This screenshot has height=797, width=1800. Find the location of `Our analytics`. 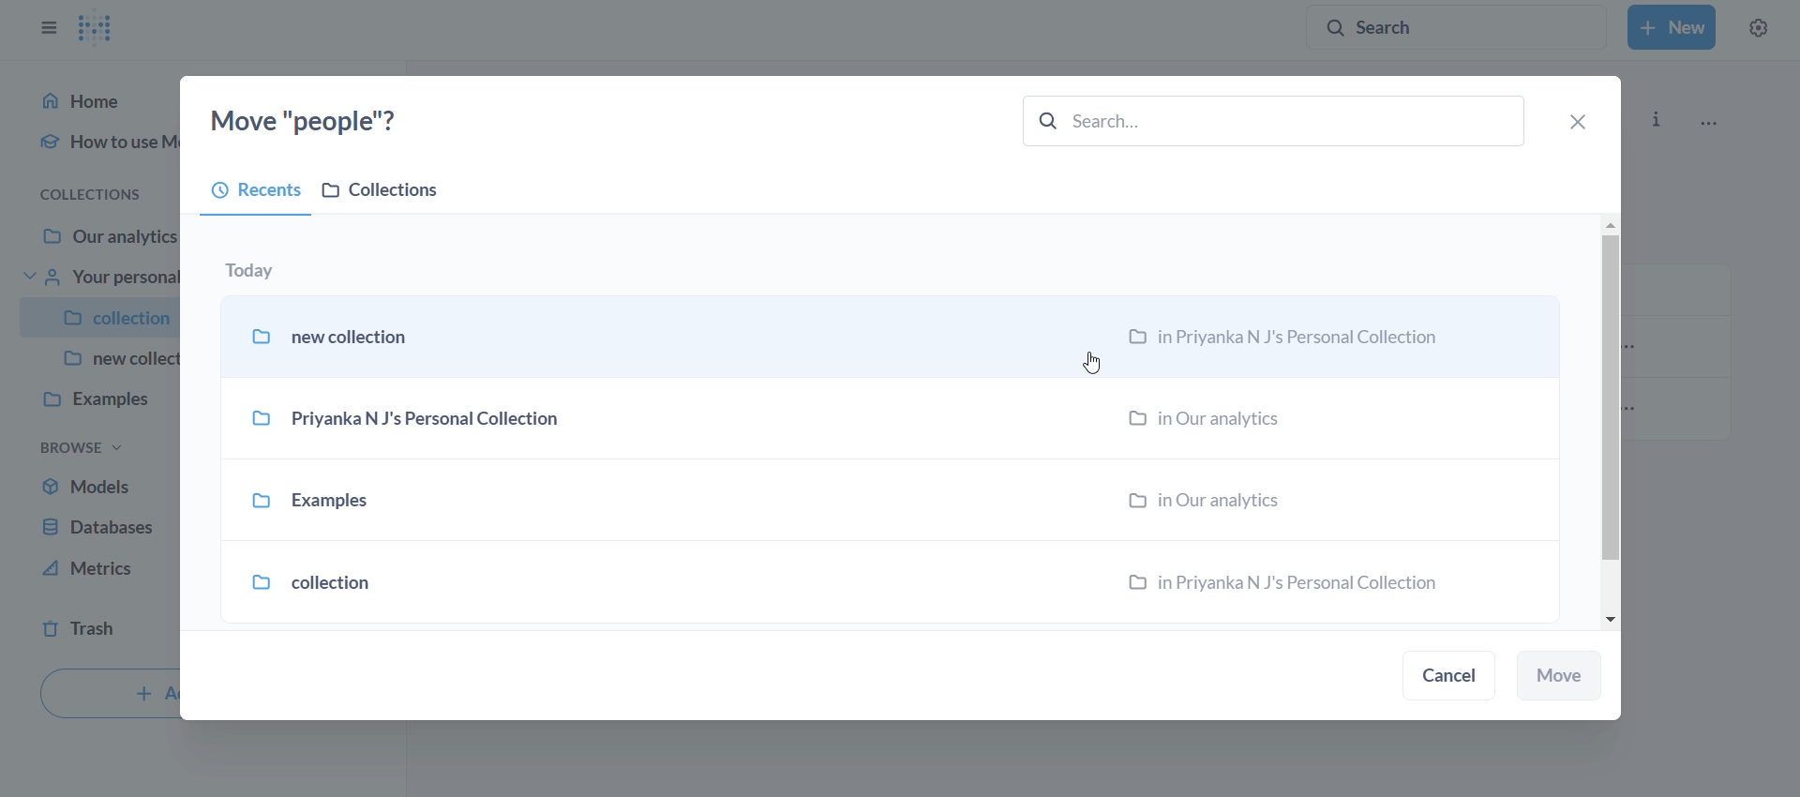

Our analytics is located at coordinates (99, 235).